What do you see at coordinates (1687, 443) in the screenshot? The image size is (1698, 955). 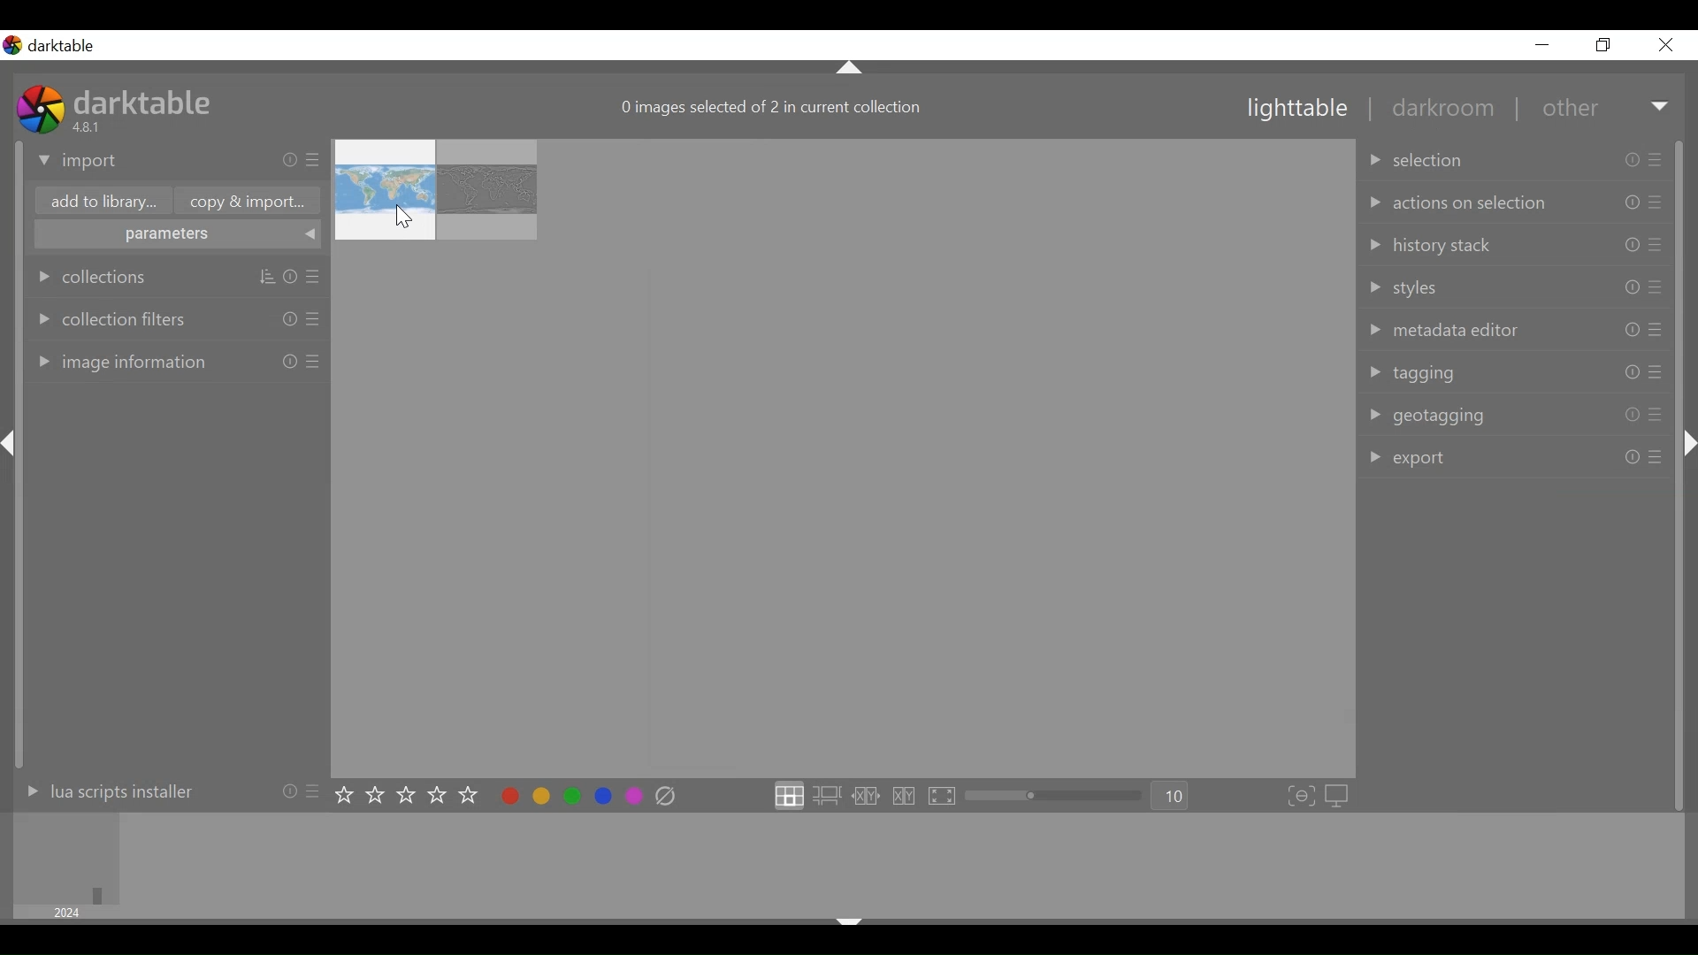 I see `Collapse ` at bounding box center [1687, 443].